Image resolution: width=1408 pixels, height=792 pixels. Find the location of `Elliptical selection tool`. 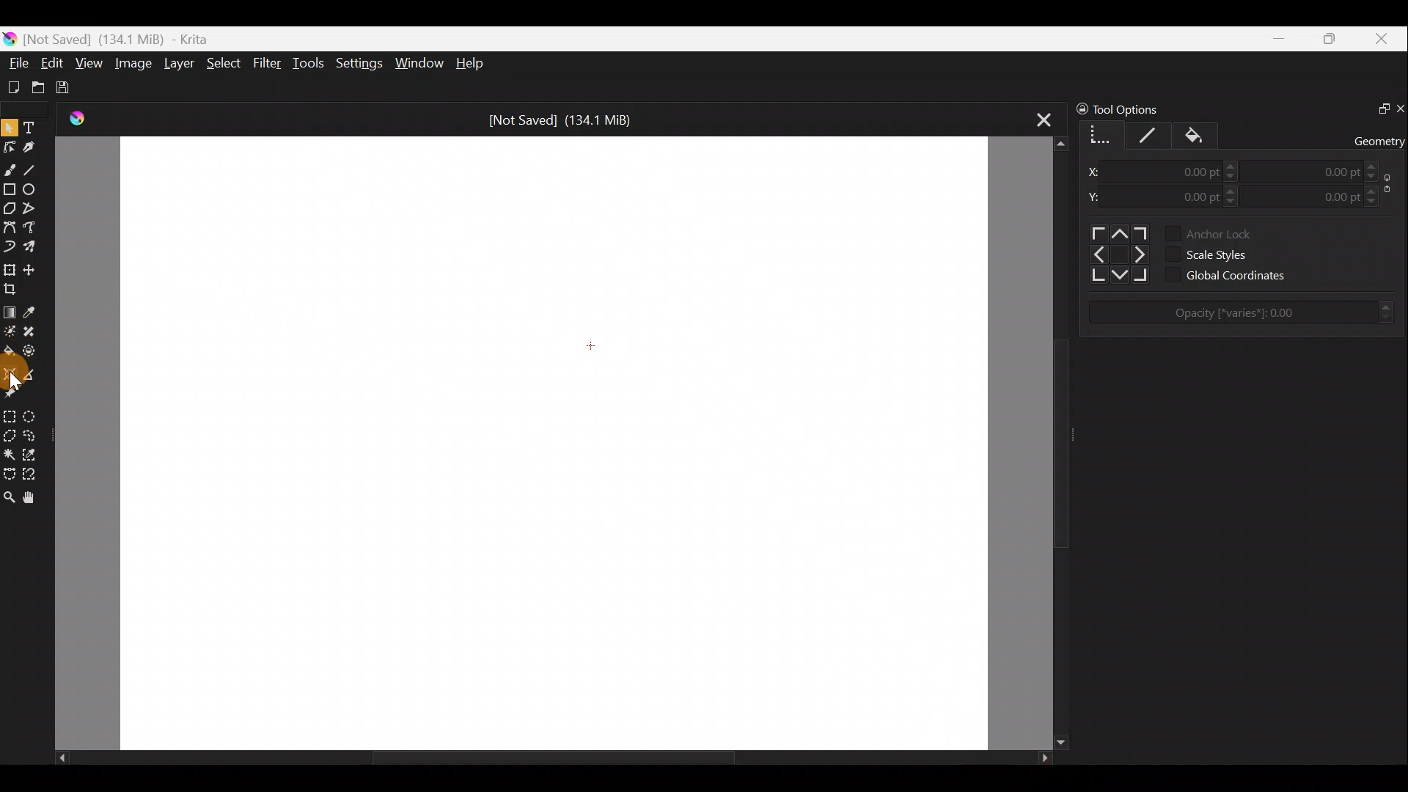

Elliptical selection tool is located at coordinates (37, 414).